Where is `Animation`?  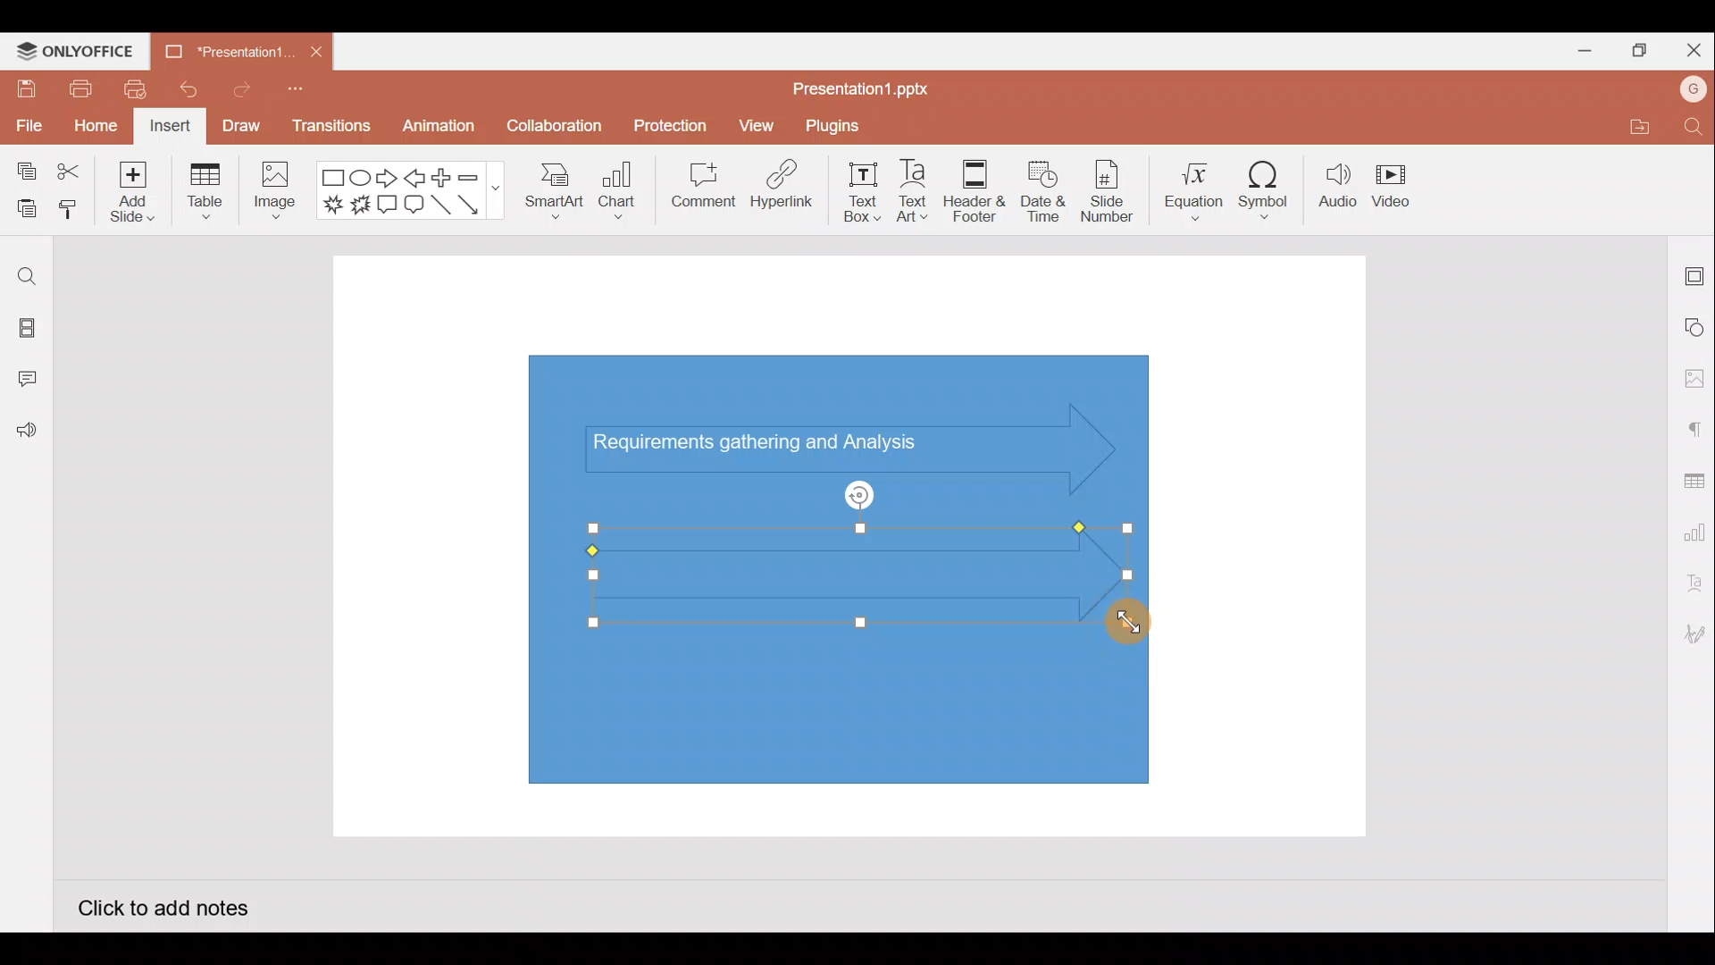 Animation is located at coordinates (440, 130).